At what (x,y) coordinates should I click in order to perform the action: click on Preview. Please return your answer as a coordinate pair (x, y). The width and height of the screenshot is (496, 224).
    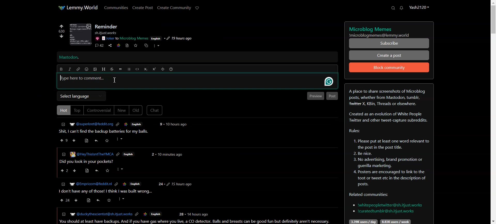
    Looking at the image, I should click on (315, 96).